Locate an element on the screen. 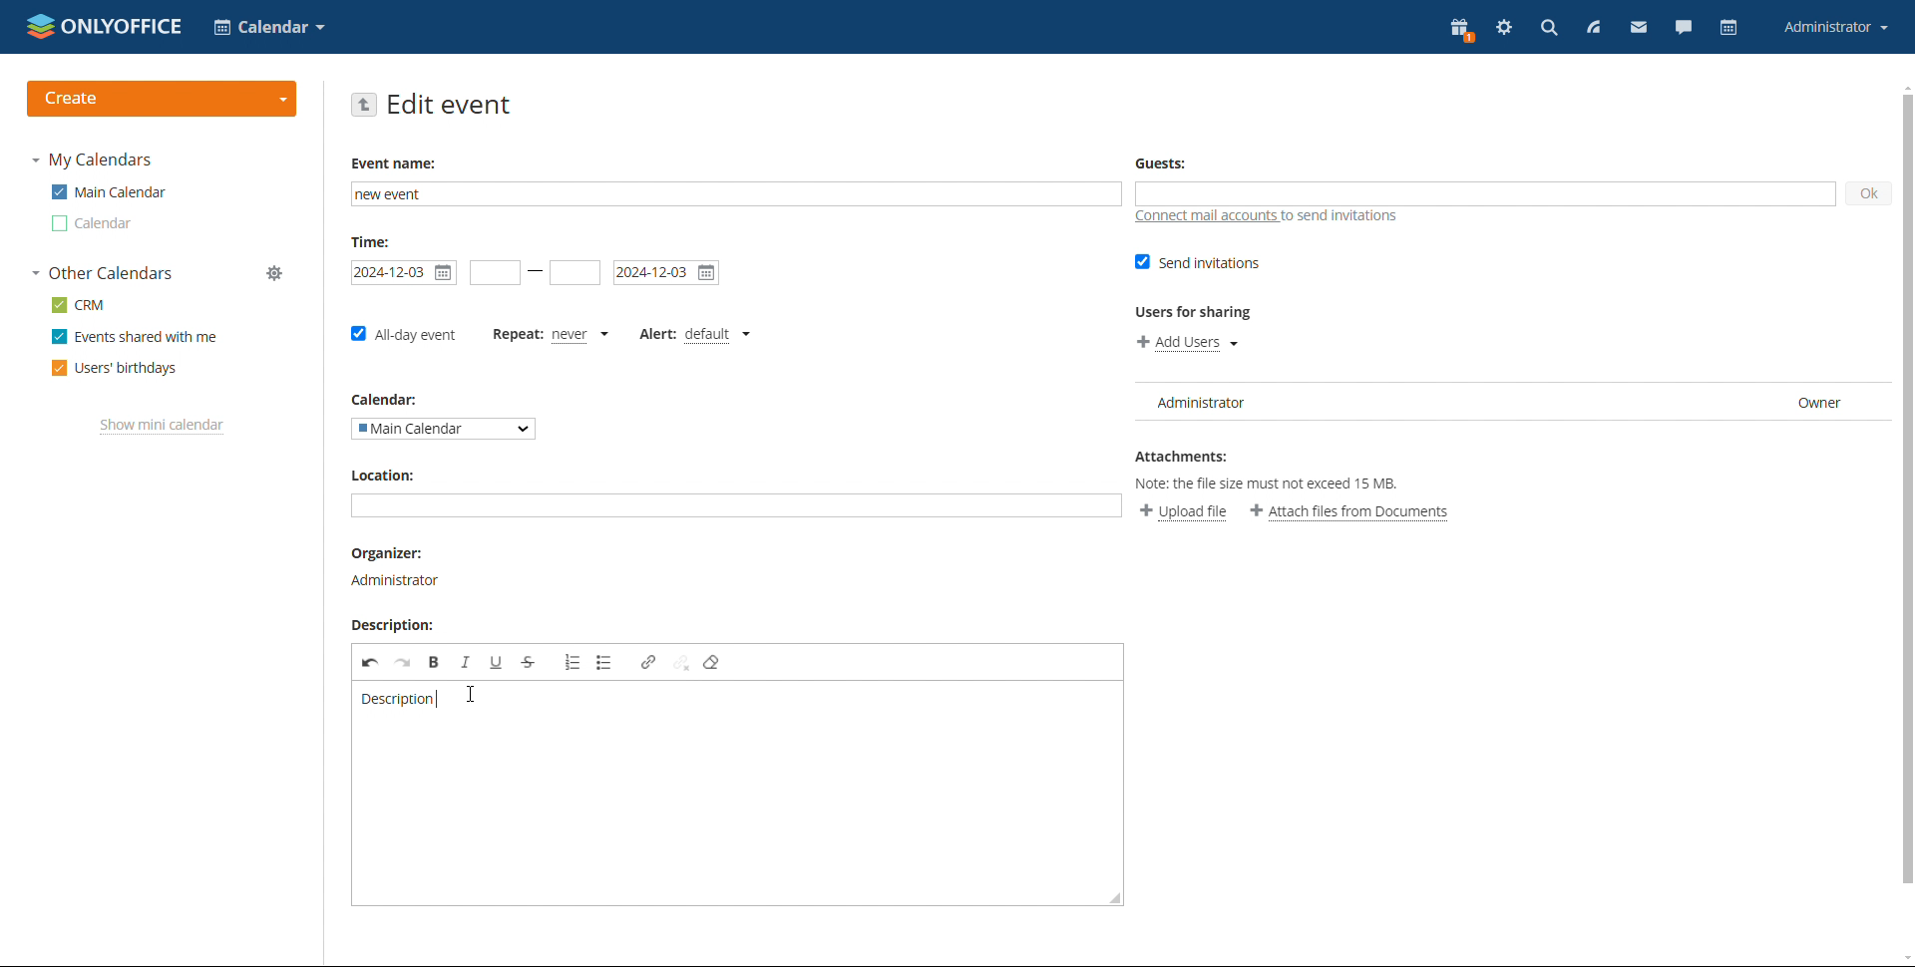  remove format is located at coordinates (711, 663).